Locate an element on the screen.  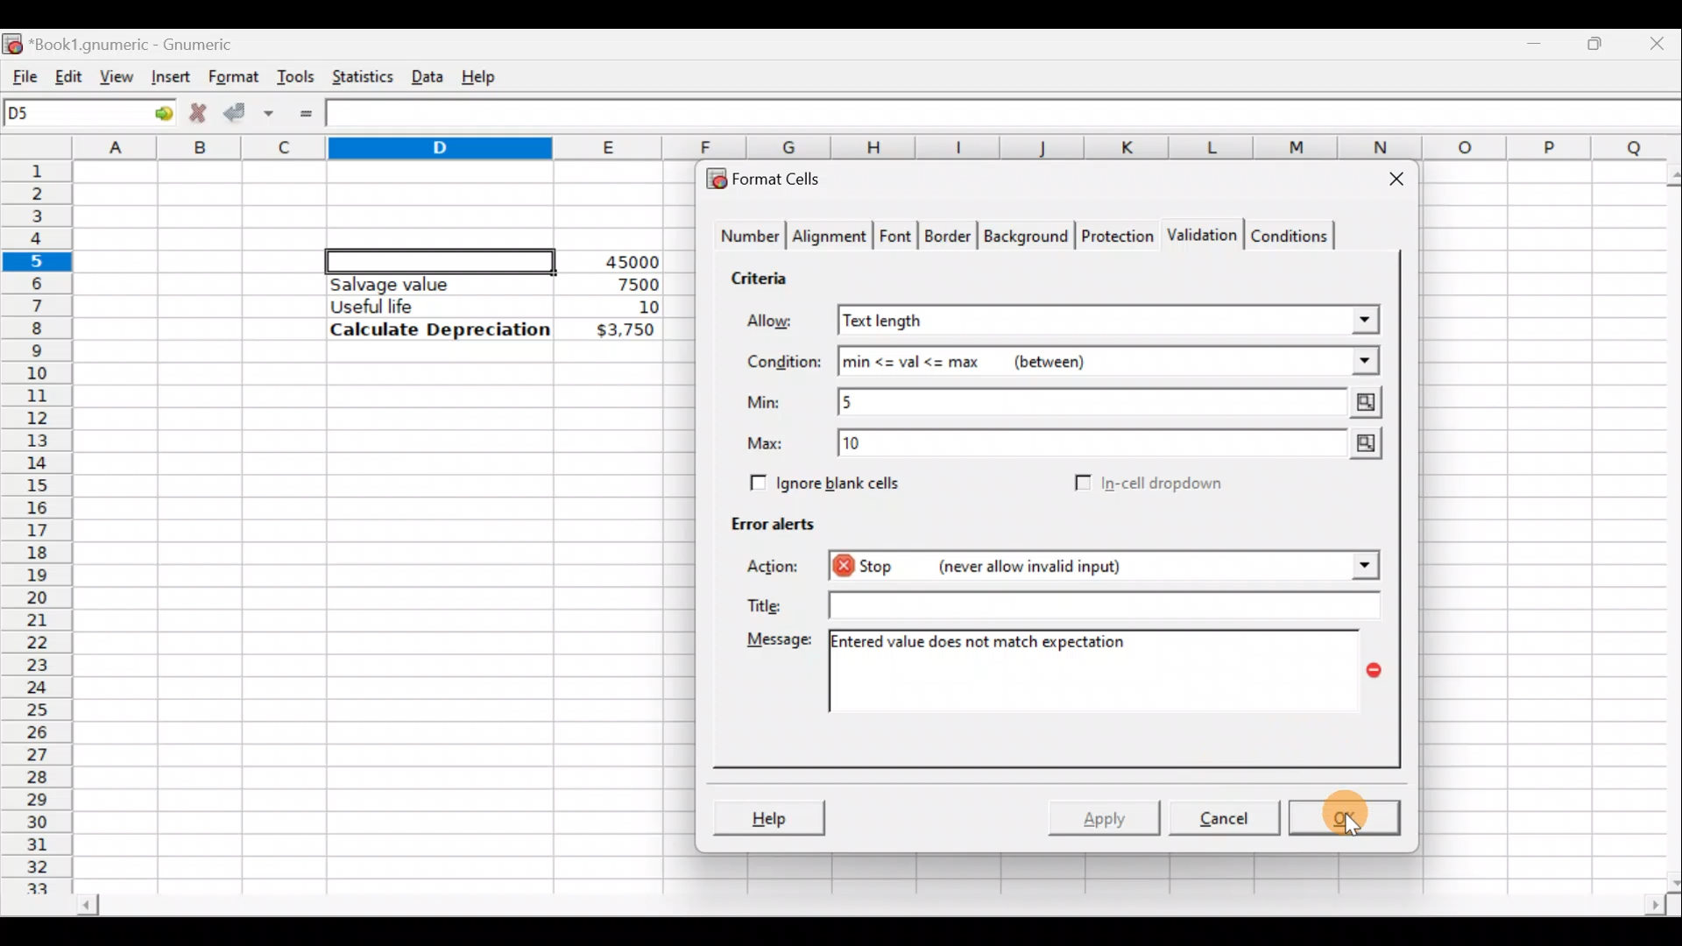
Go to is located at coordinates (157, 114).